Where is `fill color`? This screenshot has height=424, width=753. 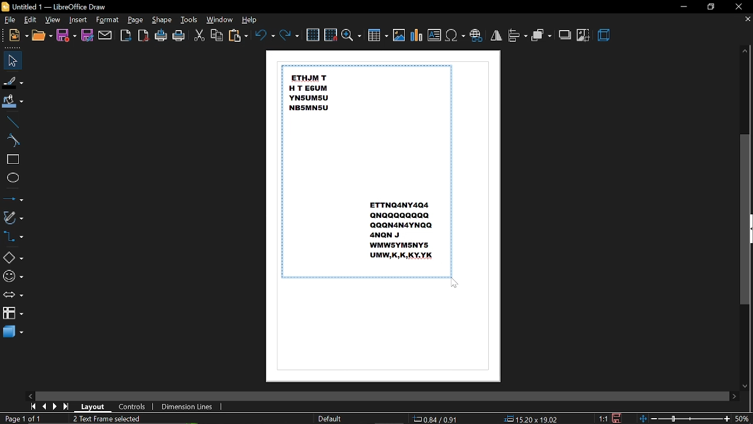
fill color is located at coordinates (14, 102).